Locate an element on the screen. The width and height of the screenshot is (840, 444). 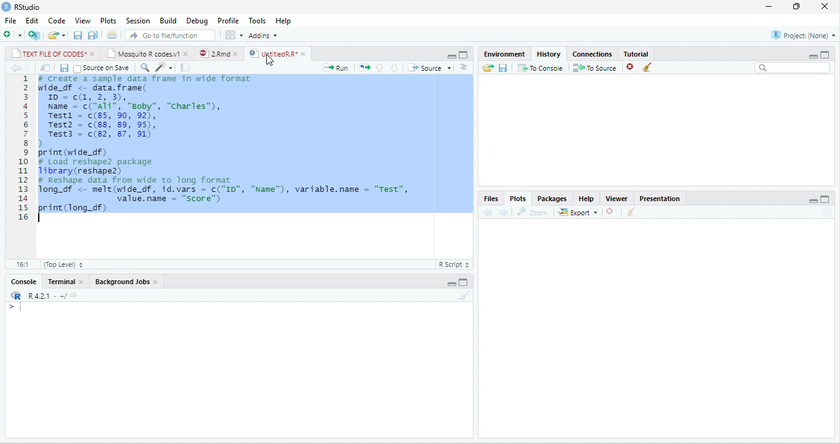
down is located at coordinates (466, 69).